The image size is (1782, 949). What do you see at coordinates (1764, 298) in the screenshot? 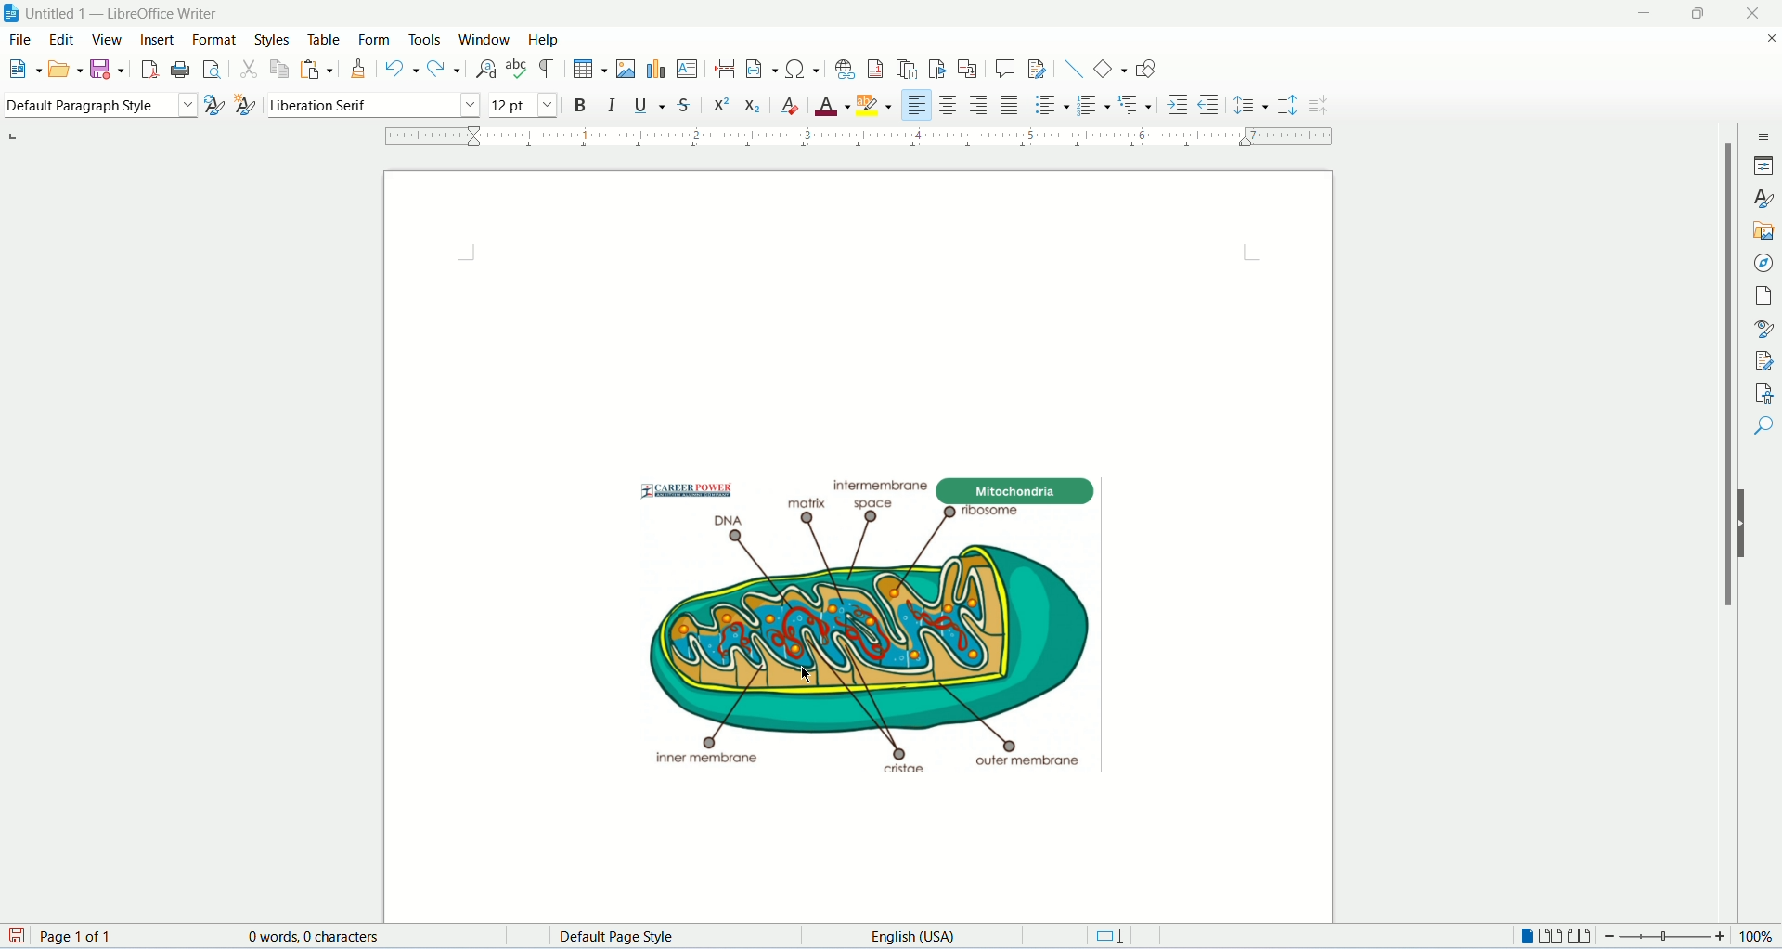
I see `pages` at bounding box center [1764, 298].